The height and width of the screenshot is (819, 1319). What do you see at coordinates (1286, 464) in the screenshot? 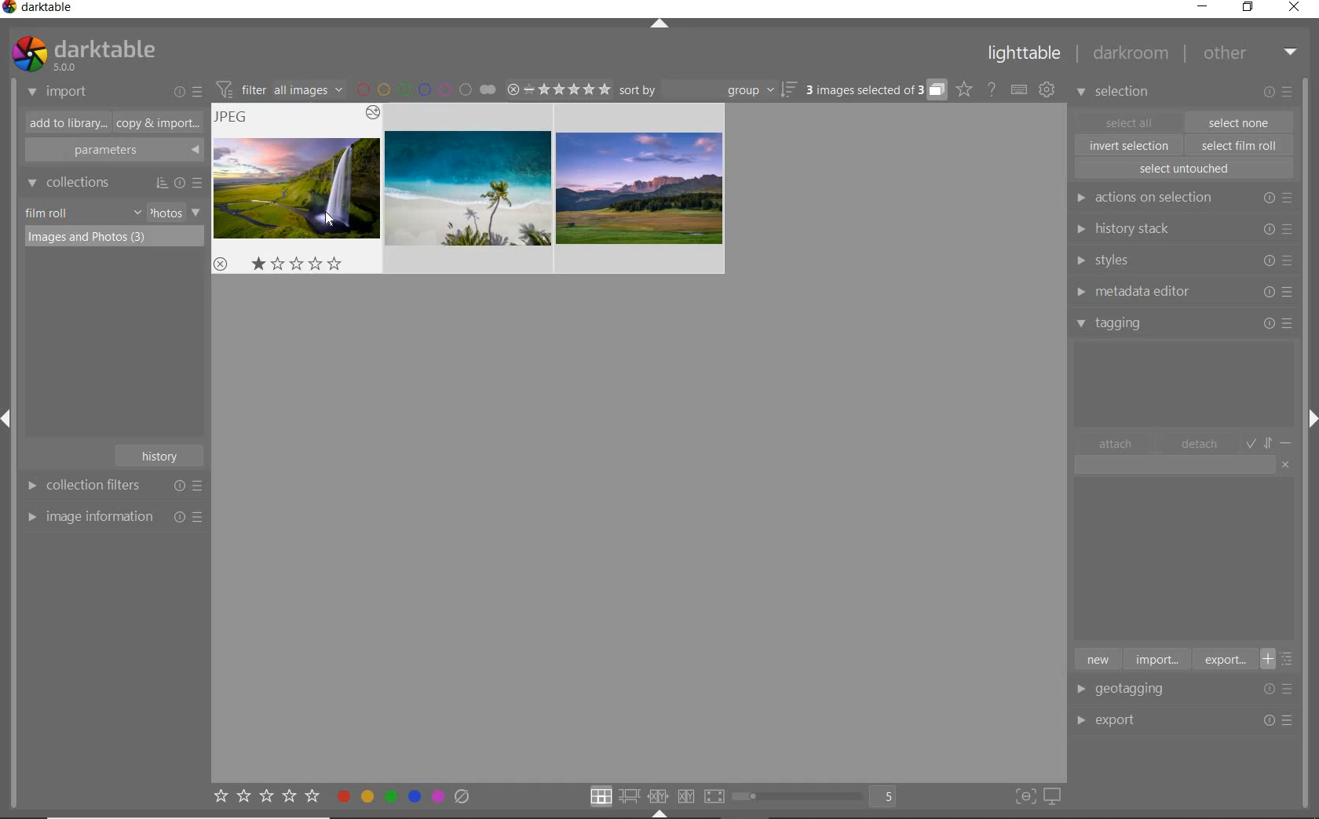
I see `clear entry` at bounding box center [1286, 464].